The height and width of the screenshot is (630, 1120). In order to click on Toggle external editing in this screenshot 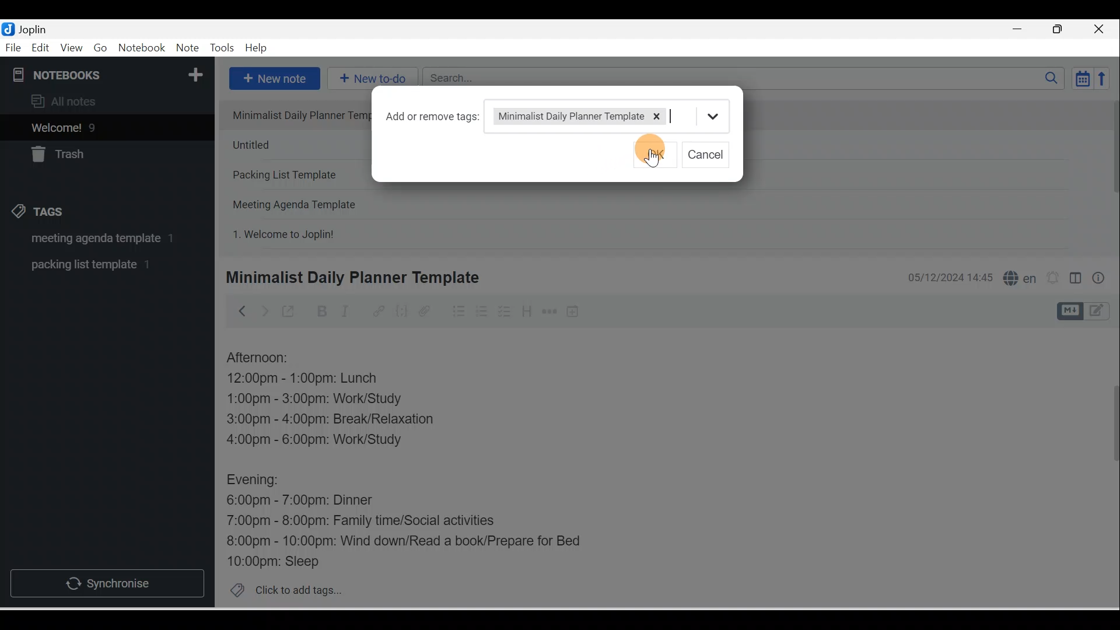, I will do `click(290, 314)`.